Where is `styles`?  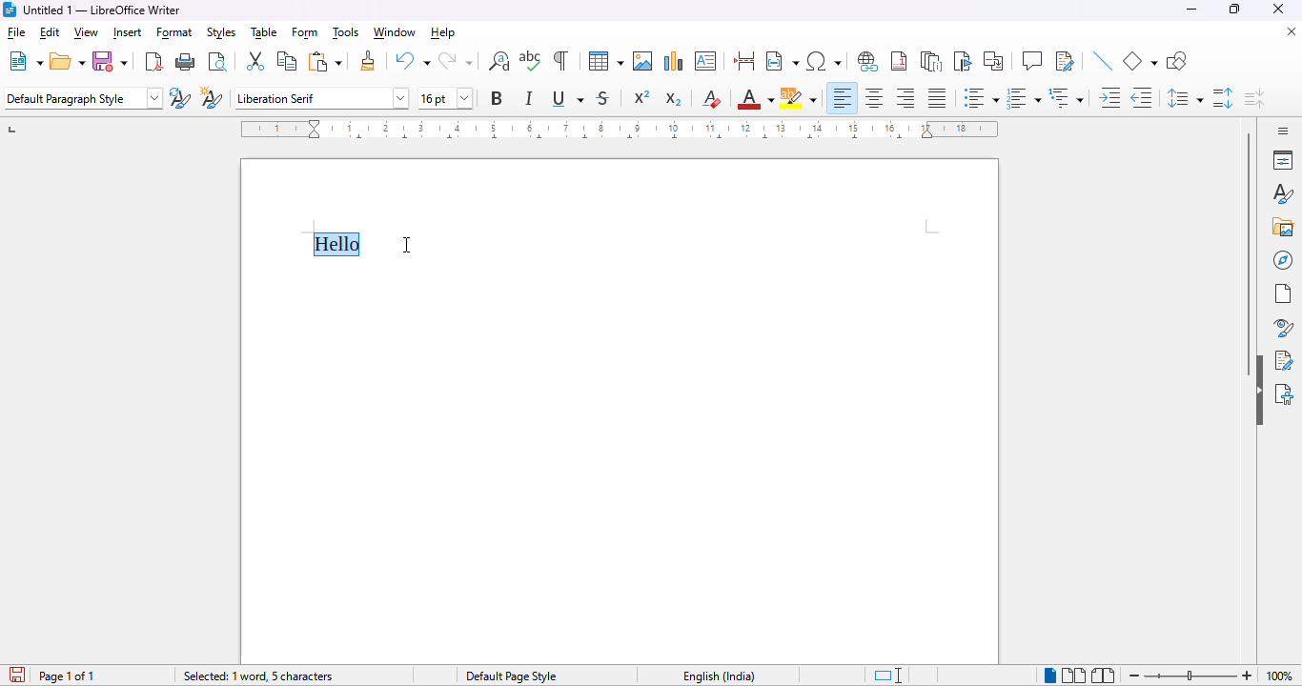
styles is located at coordinates (1283, 194).